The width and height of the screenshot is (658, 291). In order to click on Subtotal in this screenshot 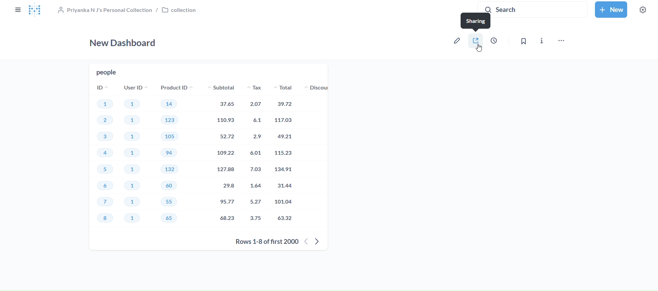, I will do `click(219, 155)`.